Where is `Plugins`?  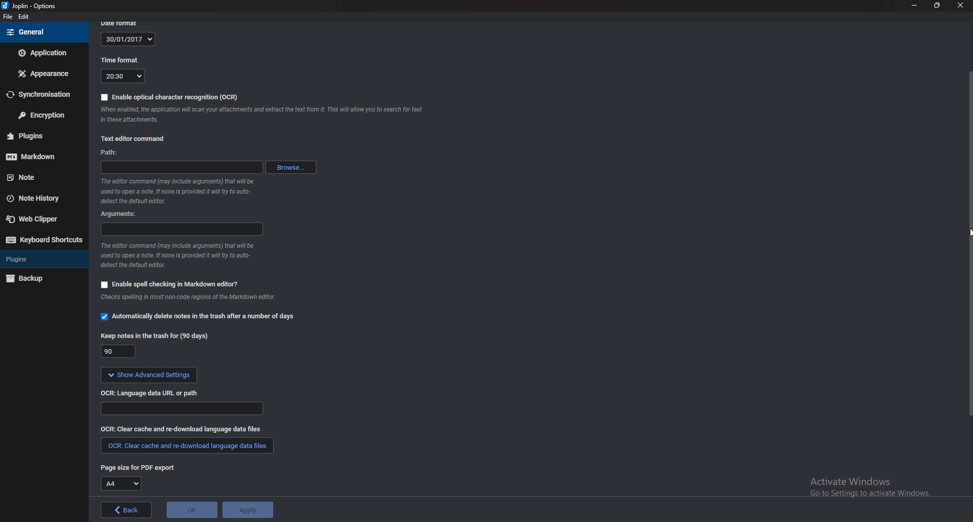 Plugins is located at coordinates (38, 136).